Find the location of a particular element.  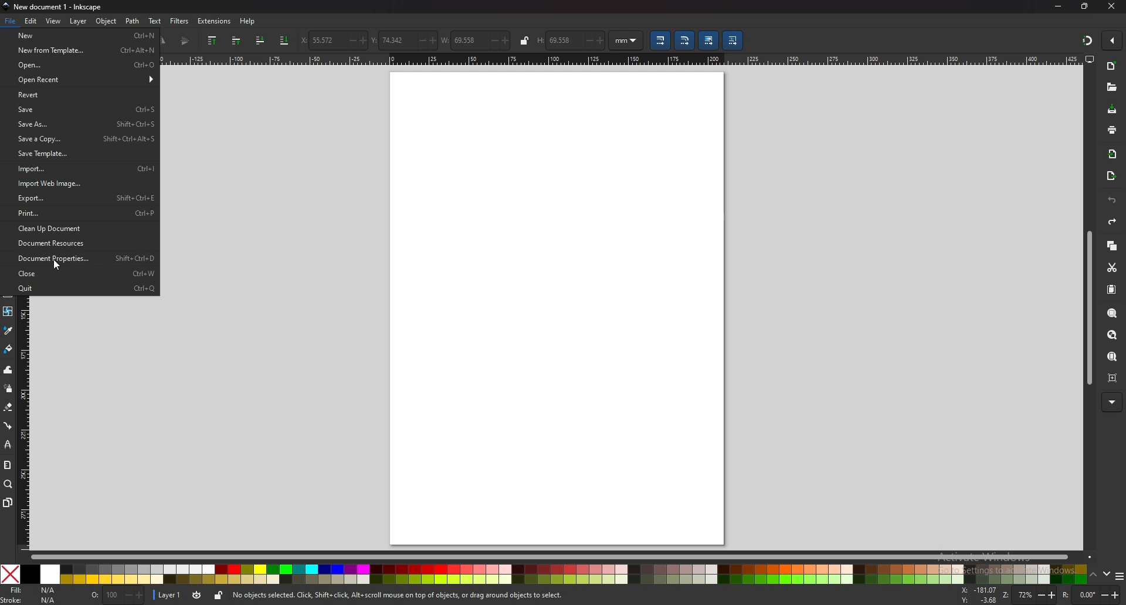

save a copy is located at coordinates (81, 138).